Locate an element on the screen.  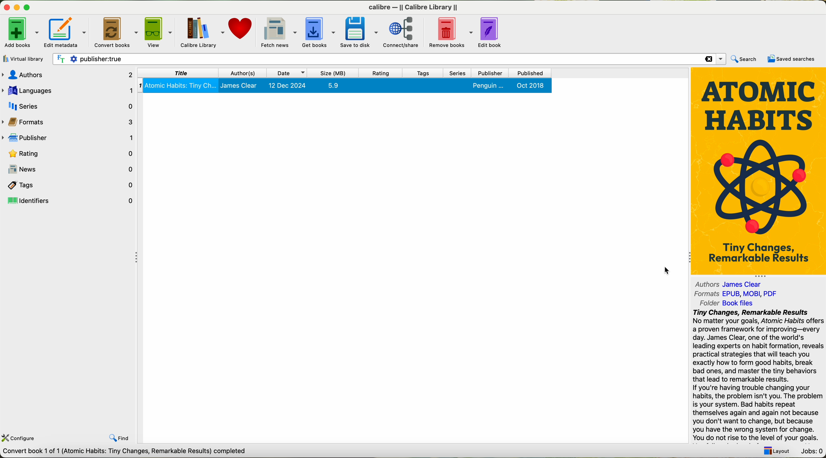
book selected is located at coordinates (347, 85).